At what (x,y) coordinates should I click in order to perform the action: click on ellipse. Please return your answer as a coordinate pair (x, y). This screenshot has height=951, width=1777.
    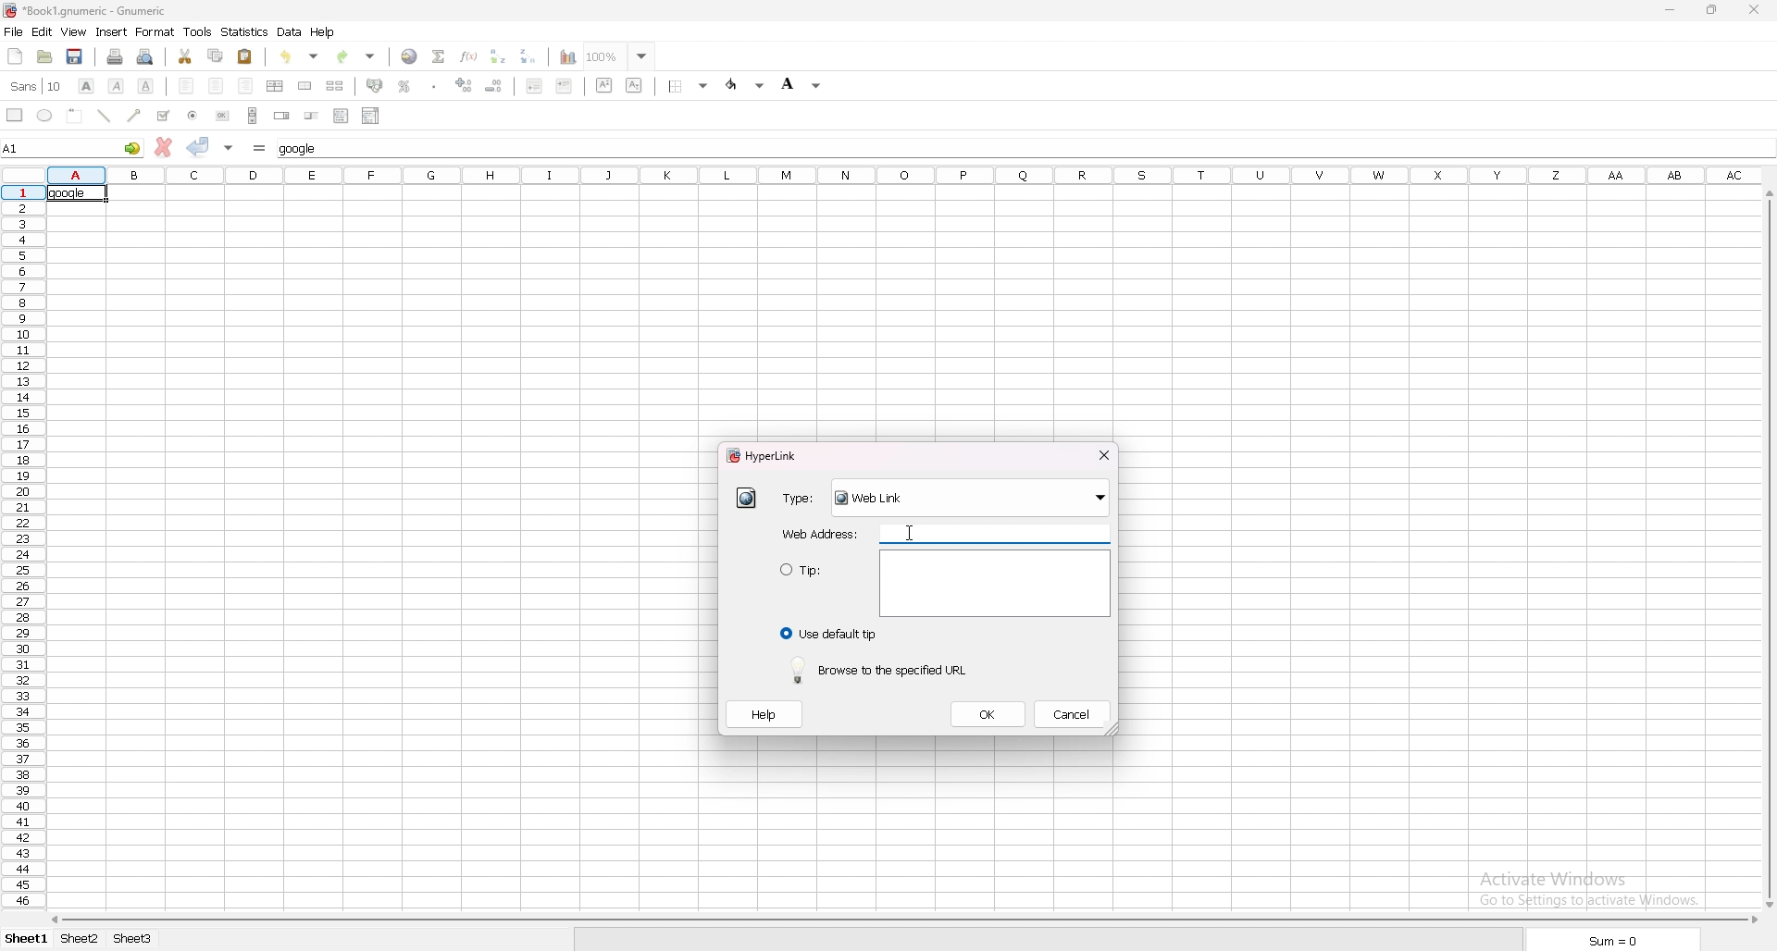
    Looking at the image, I should click on (46, 116).